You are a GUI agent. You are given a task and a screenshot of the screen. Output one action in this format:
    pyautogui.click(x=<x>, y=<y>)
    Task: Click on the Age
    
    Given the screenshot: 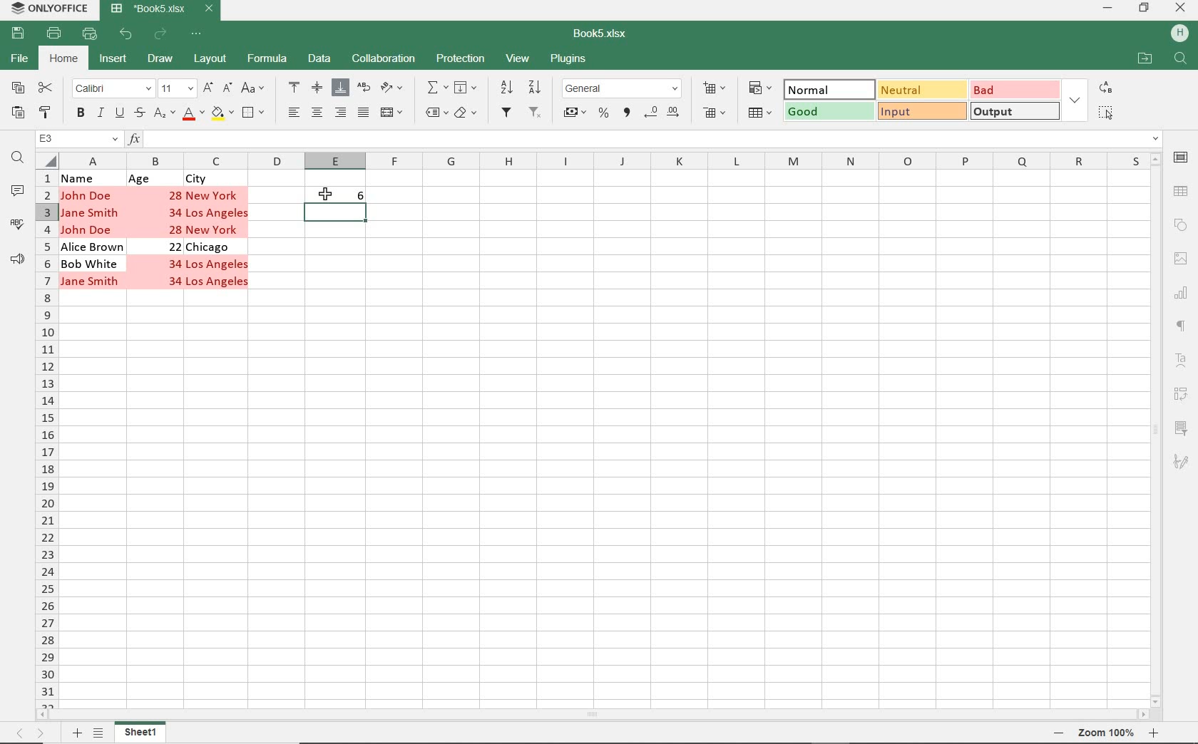 What is the action you would take?
    pyautogui.click(x=140, y=179)
    